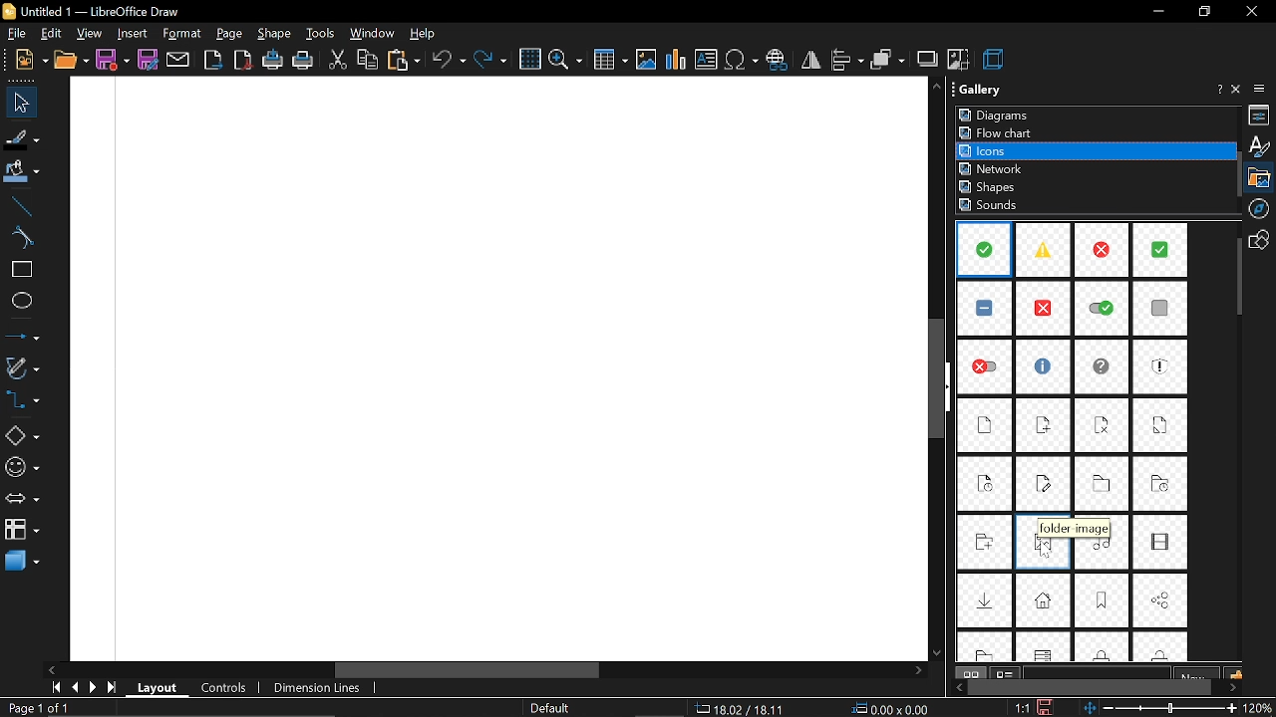 The height and width of the screenshot is (717, 1276). I want to click on crop, so click(959, 62).